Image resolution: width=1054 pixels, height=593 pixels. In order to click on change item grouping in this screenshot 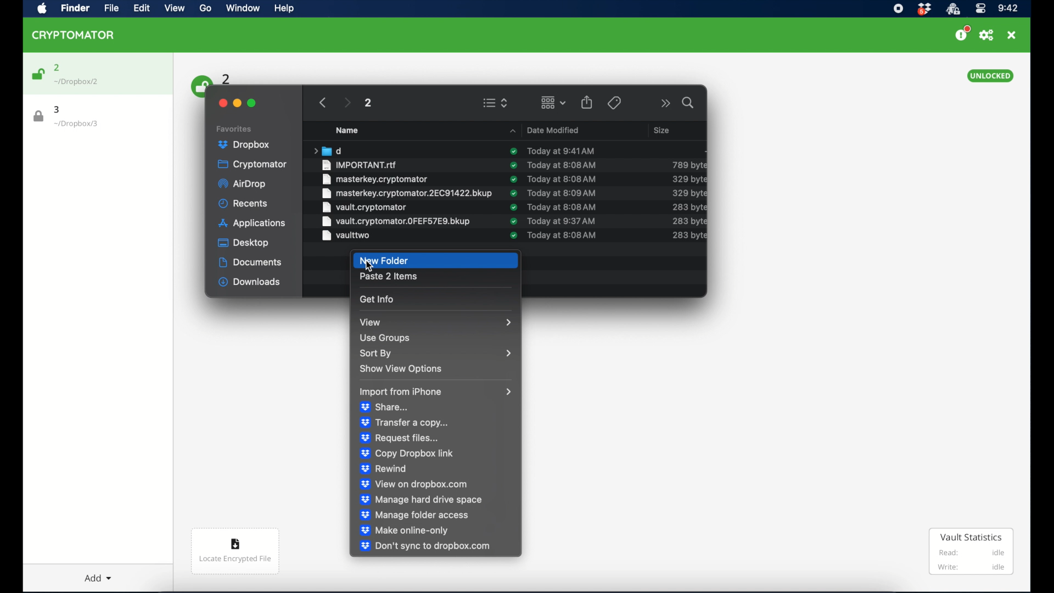, I will do `click(554, 102)`.